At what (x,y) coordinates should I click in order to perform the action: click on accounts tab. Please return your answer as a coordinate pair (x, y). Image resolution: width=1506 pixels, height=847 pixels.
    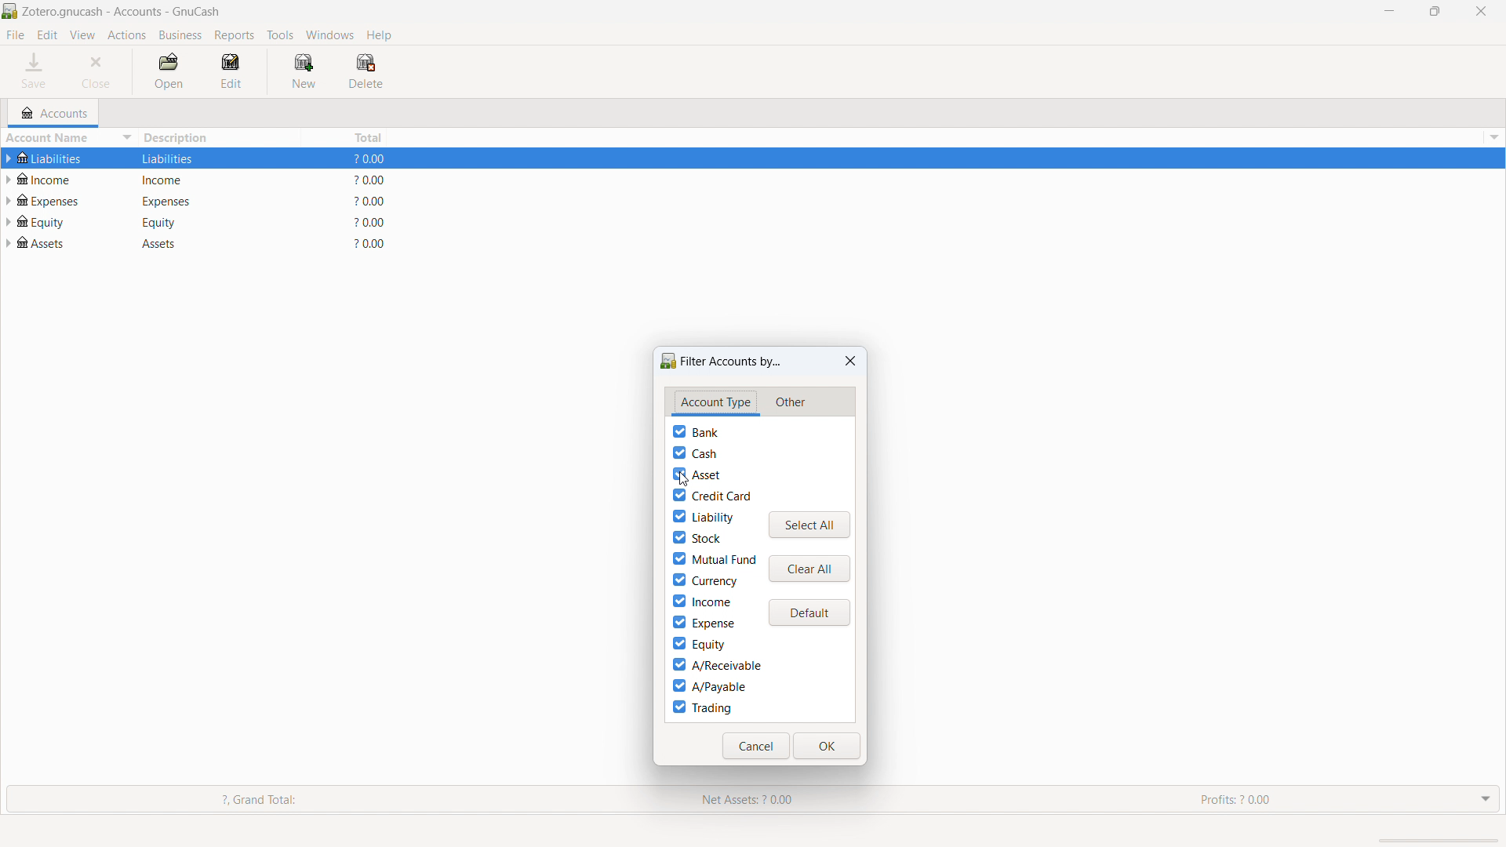
    Looking at the image, I should click on (54, 113).